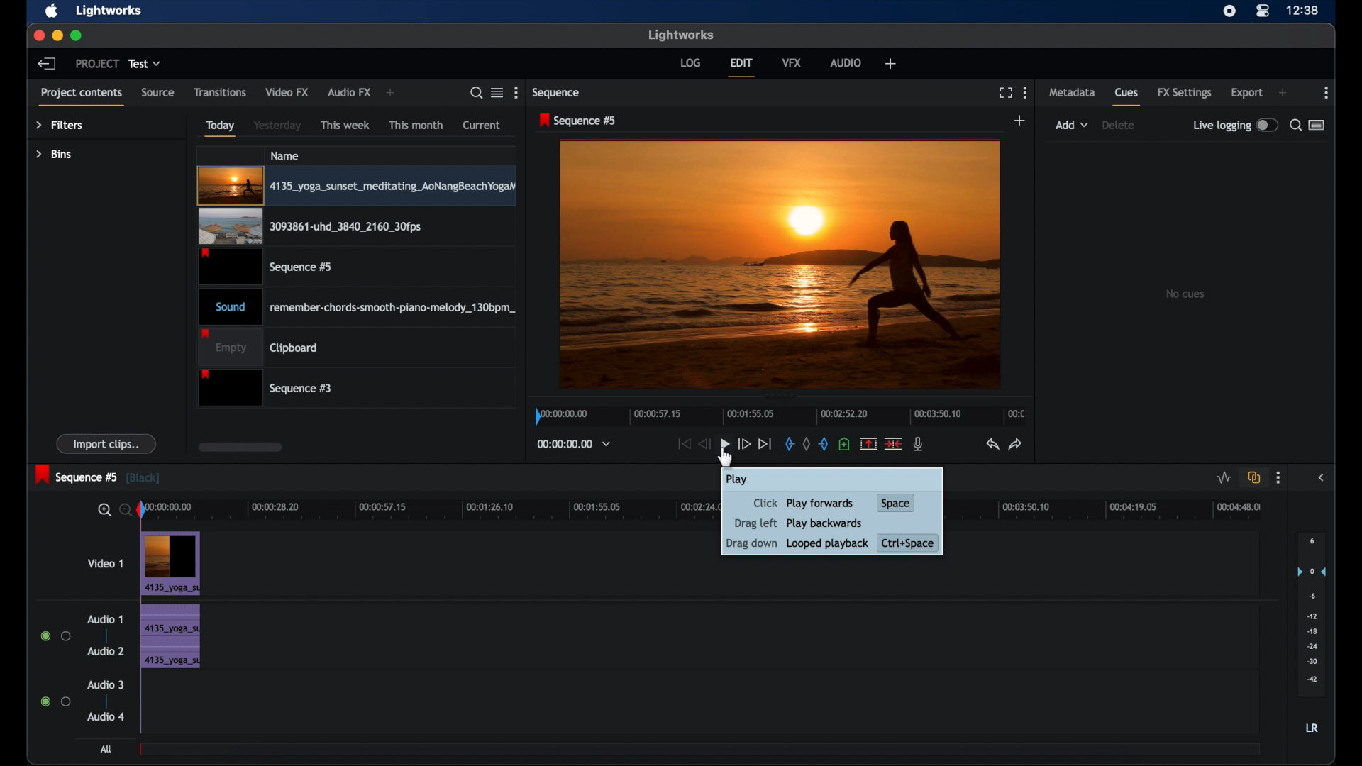  What do you see at coordinates (791, 62) in the screenshot?
I see `vfx` at bounding box center [791, 62].